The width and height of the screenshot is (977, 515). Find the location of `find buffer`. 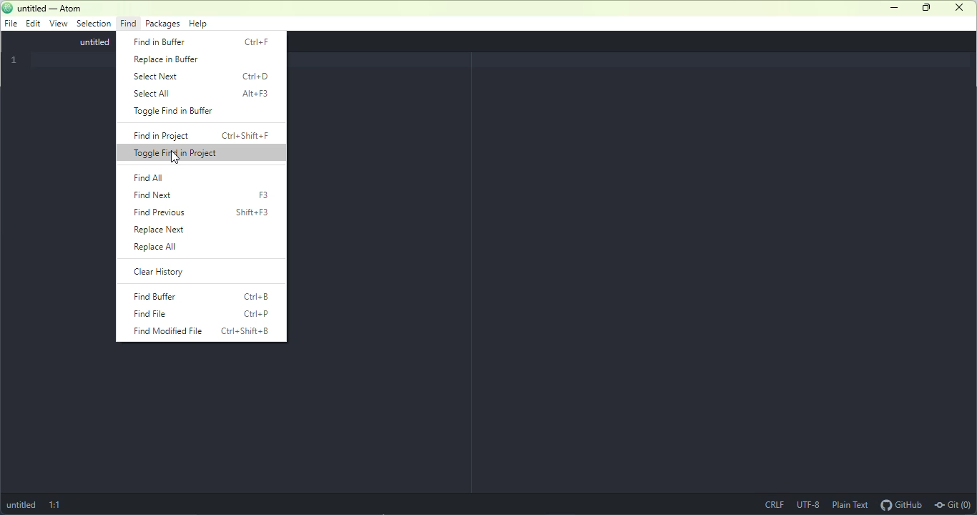

find buffer is located at coordinates (202, 297).